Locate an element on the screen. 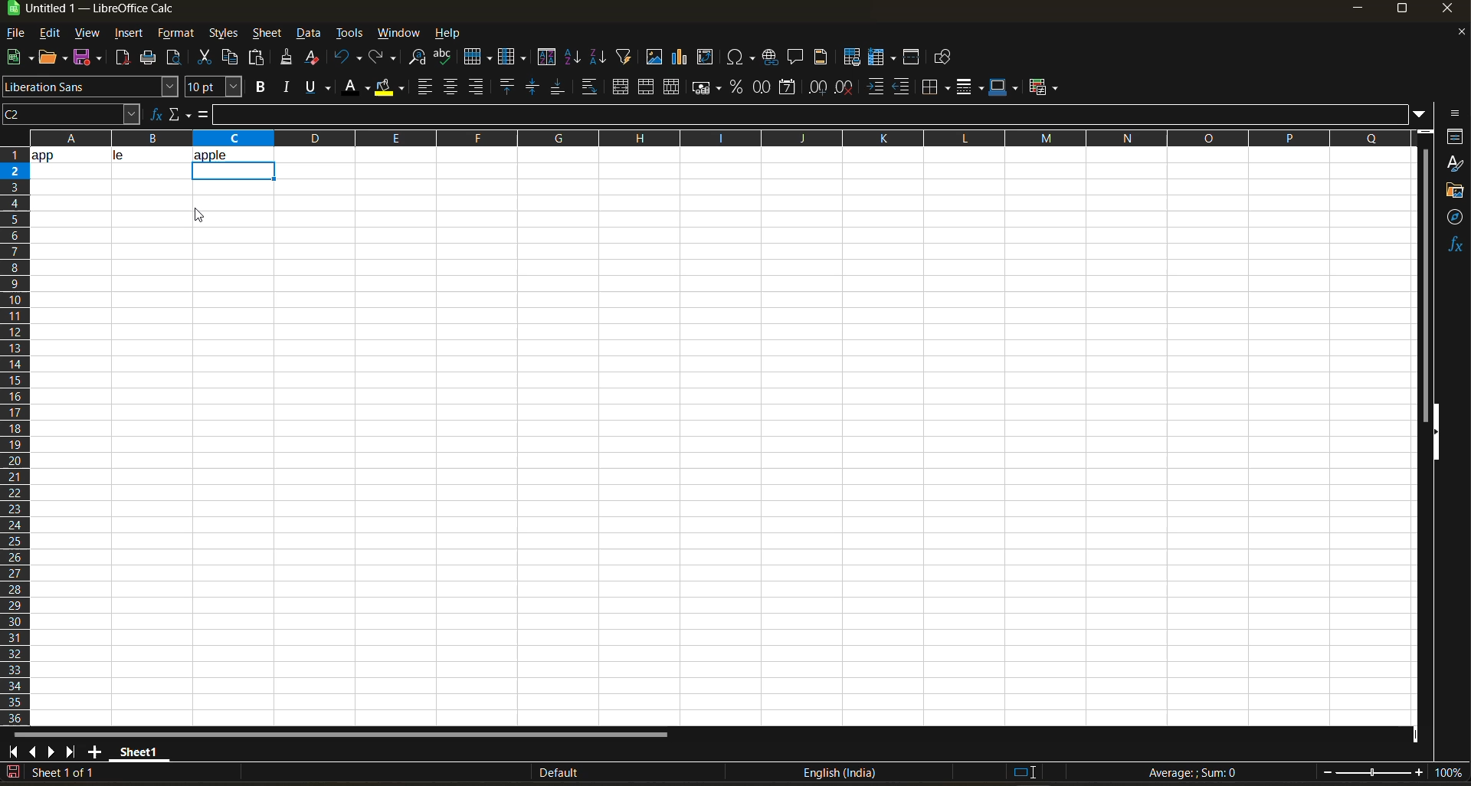 The width and height of the screenshot is (1471, 786). standard selection is located at coordinates (1024, 771).